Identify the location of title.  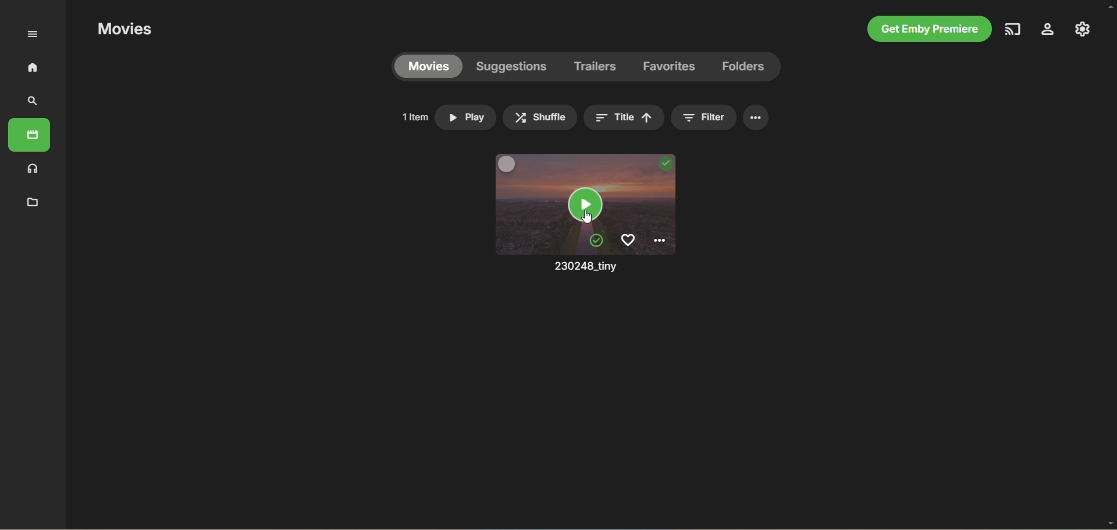
(626, 117).